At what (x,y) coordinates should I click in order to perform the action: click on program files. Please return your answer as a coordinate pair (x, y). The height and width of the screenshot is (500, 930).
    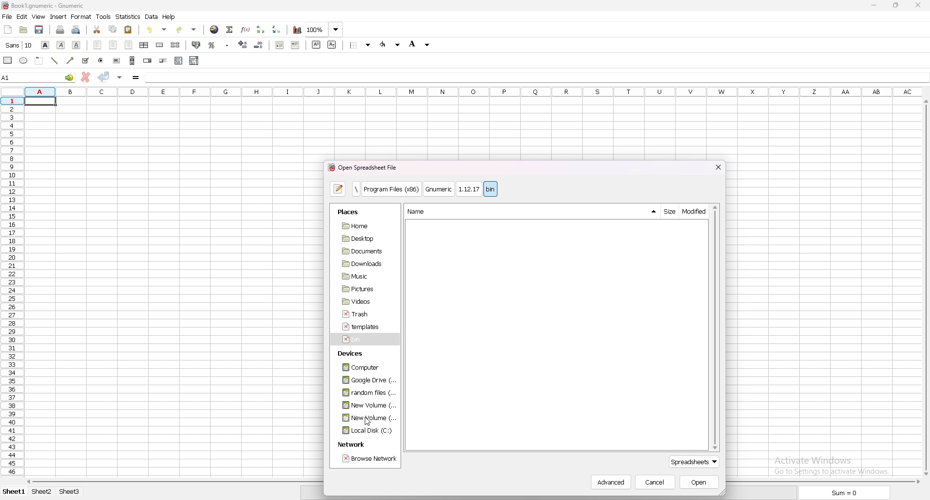
    Looking at the image, I should click on (392, 189).